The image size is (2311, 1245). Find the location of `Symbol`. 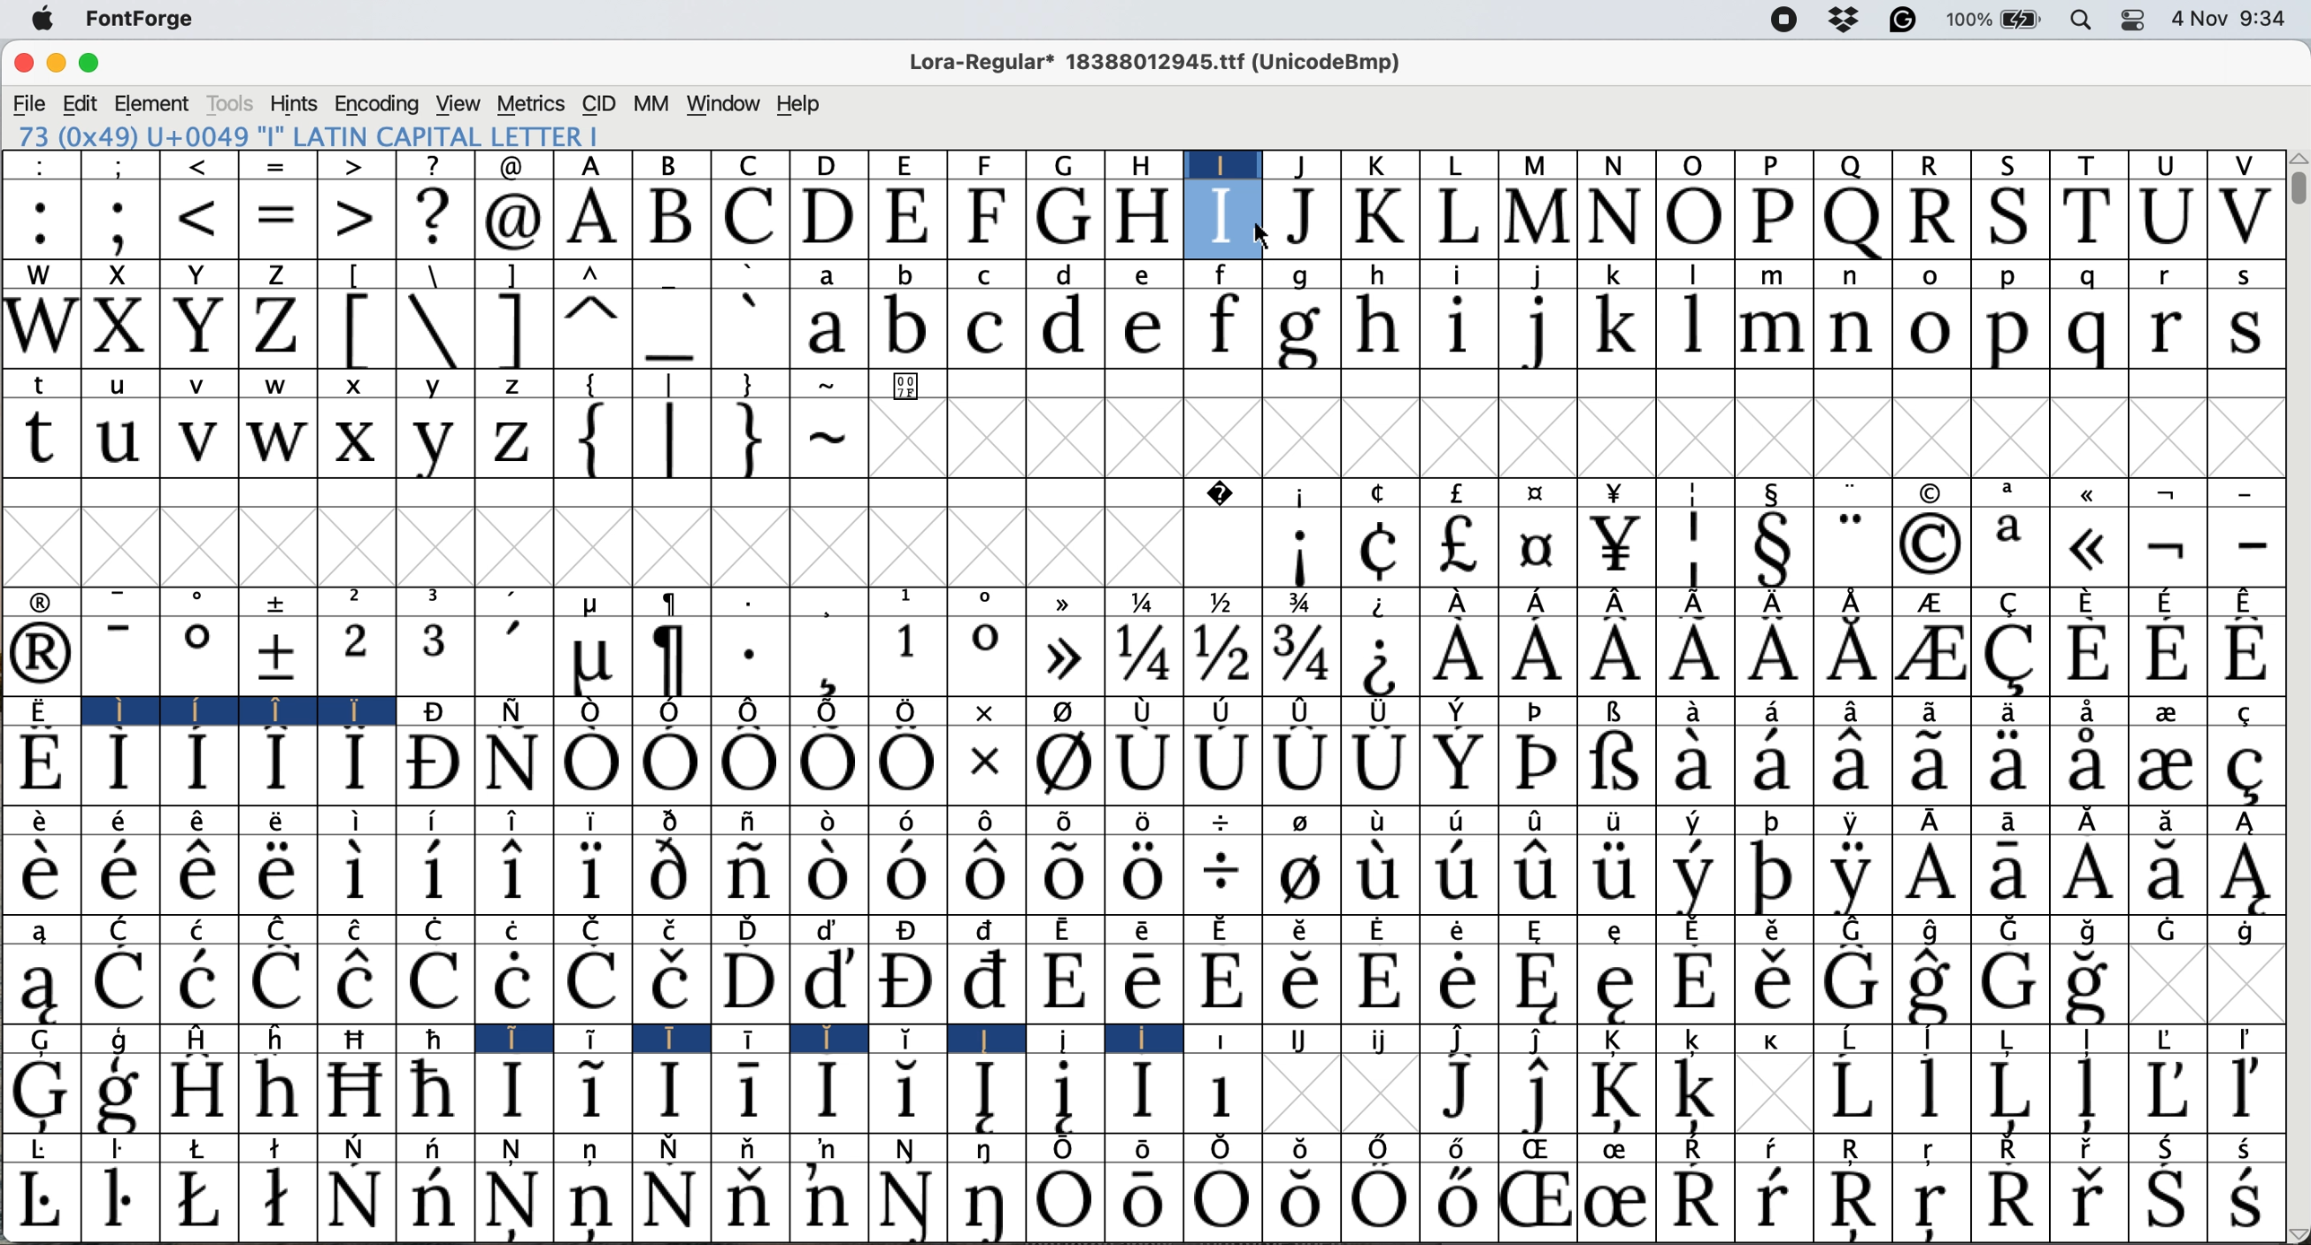

Symbol is located at coordinates (597, 1040).